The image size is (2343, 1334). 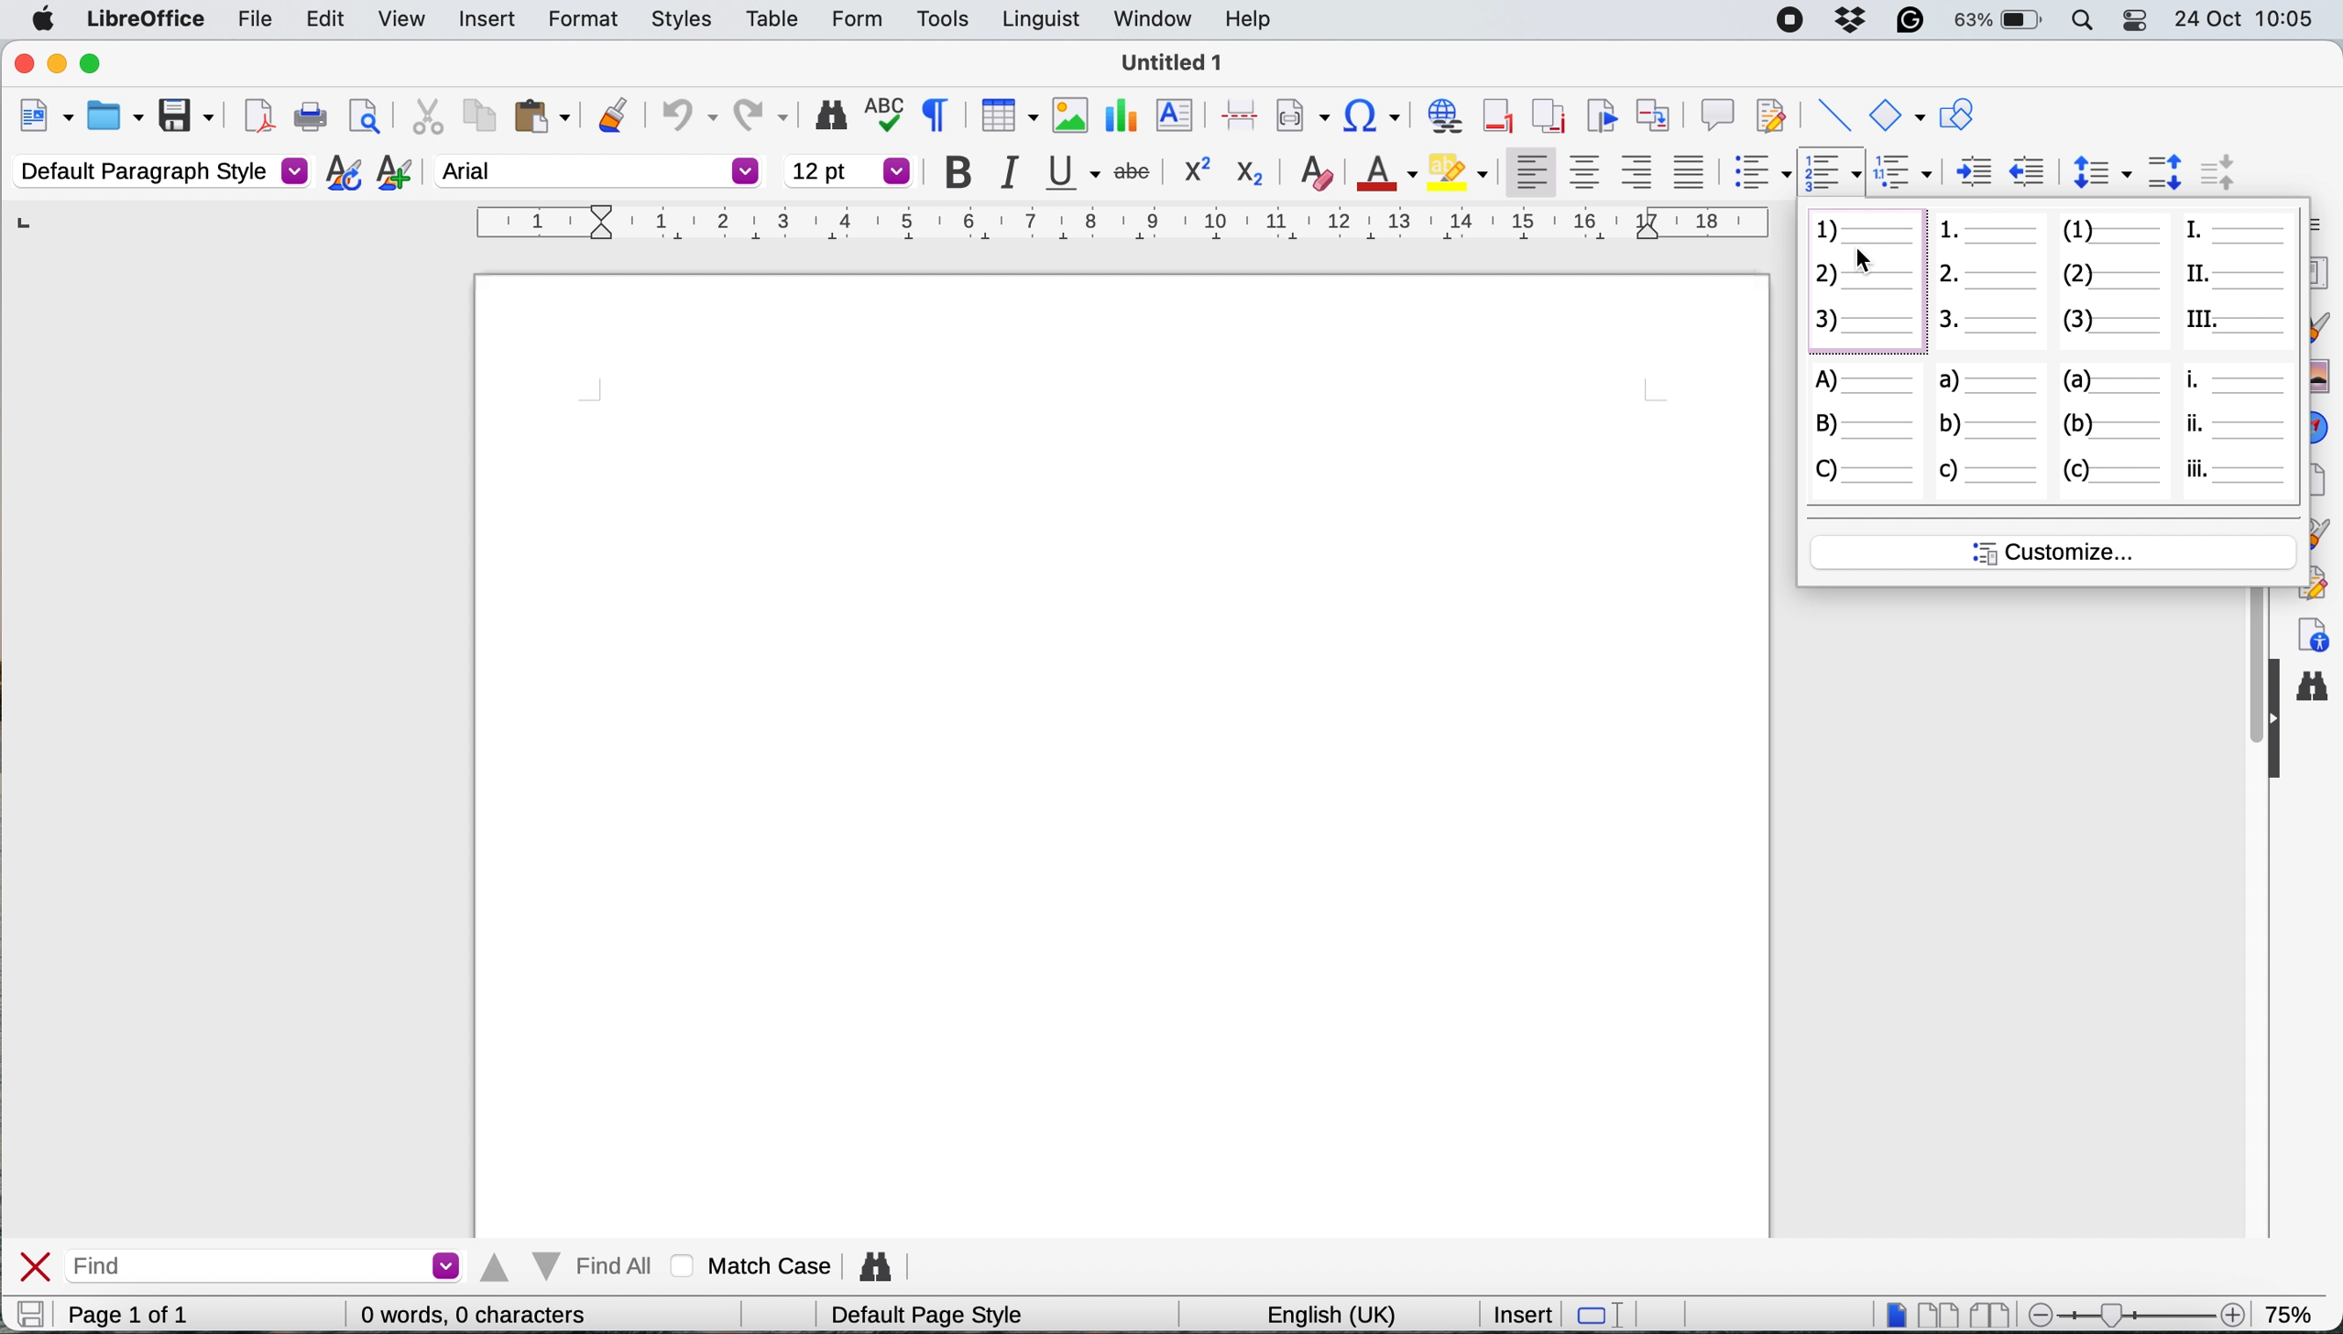 I want to click on font, so click(x=598, y=170).